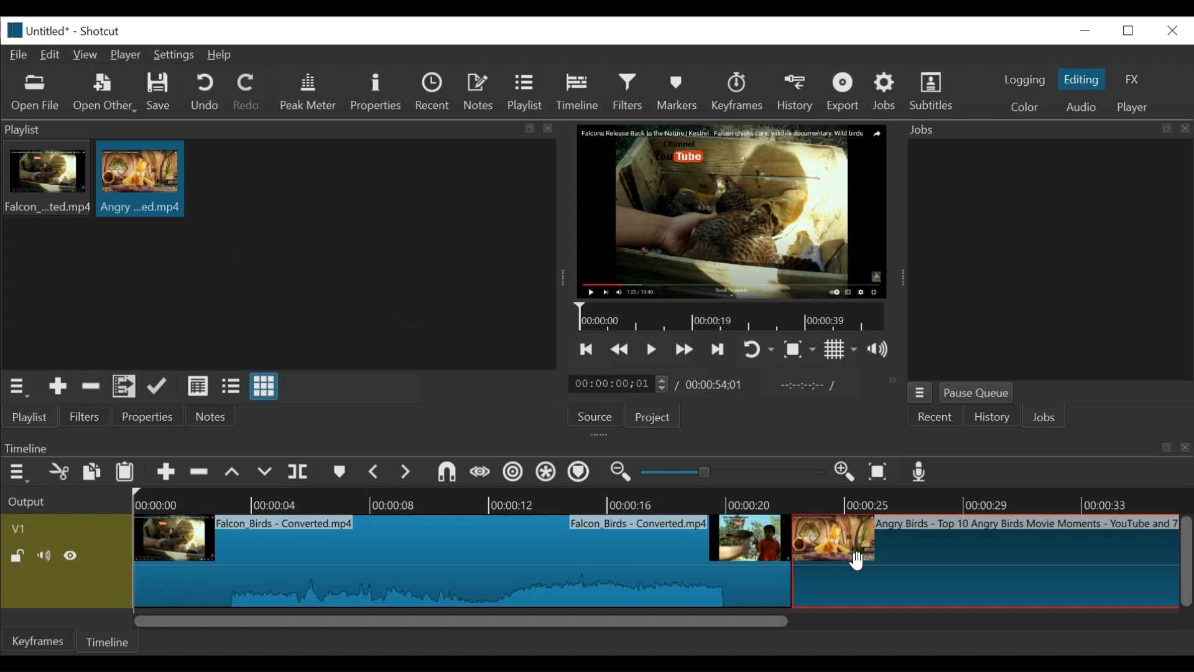 This screenshot has width=1194, height=672. Describe the element at coordinates (339, 475) in the screenshot. I see `markers` at that location.